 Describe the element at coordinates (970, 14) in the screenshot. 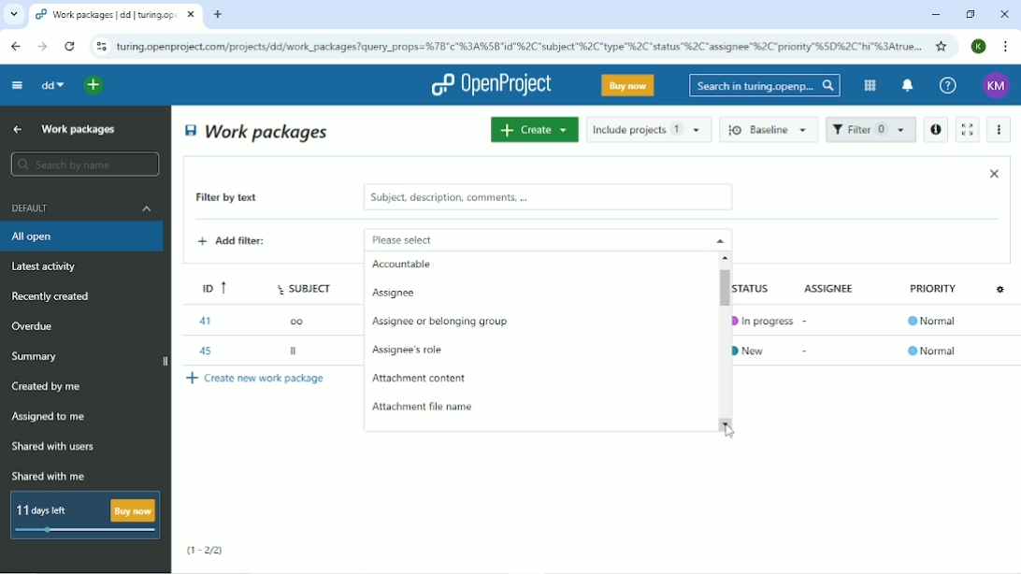

I see `Restore down` at that location.